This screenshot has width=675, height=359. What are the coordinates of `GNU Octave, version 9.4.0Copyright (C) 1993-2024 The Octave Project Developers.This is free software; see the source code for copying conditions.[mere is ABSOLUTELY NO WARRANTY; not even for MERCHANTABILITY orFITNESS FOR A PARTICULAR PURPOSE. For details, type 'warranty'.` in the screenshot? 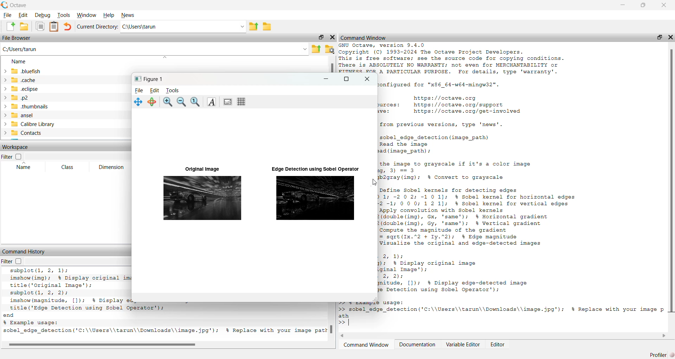 It's located at (465, 58).